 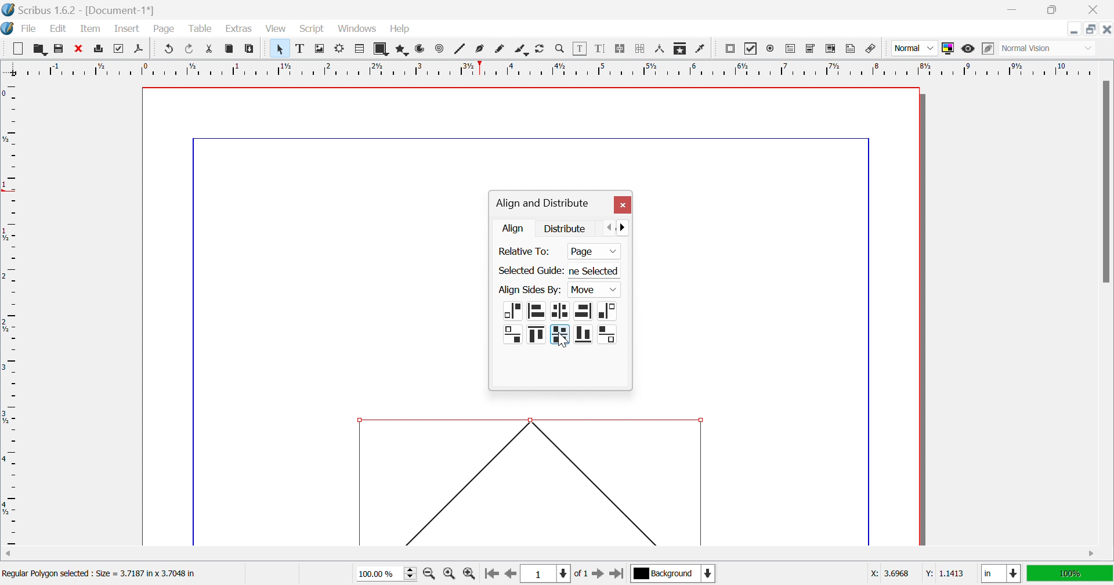 What do you see at coordinates (947, 48) in the screenshot?
I see `Toggle Color Management System` at bounding box center [947, 48].